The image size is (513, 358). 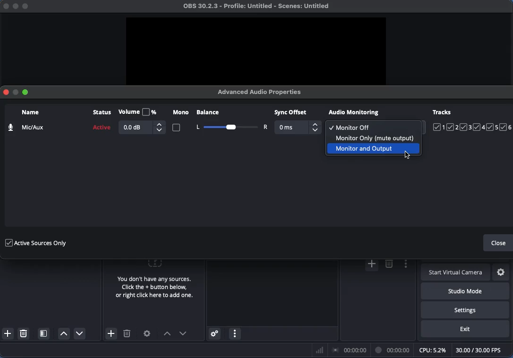 What do you see at coordinates (320, 350) in the screenshot?
I see `Bars` at bounding box center [320, 350].